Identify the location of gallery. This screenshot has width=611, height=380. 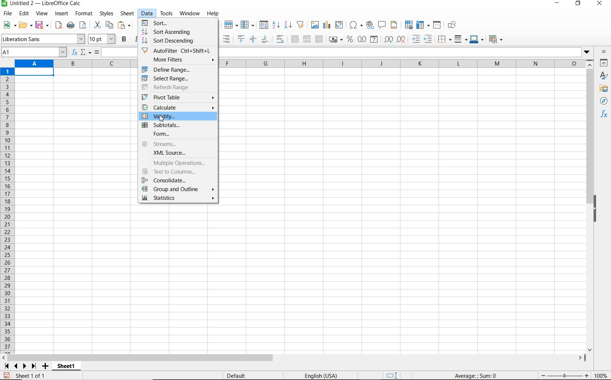
(605, 89).